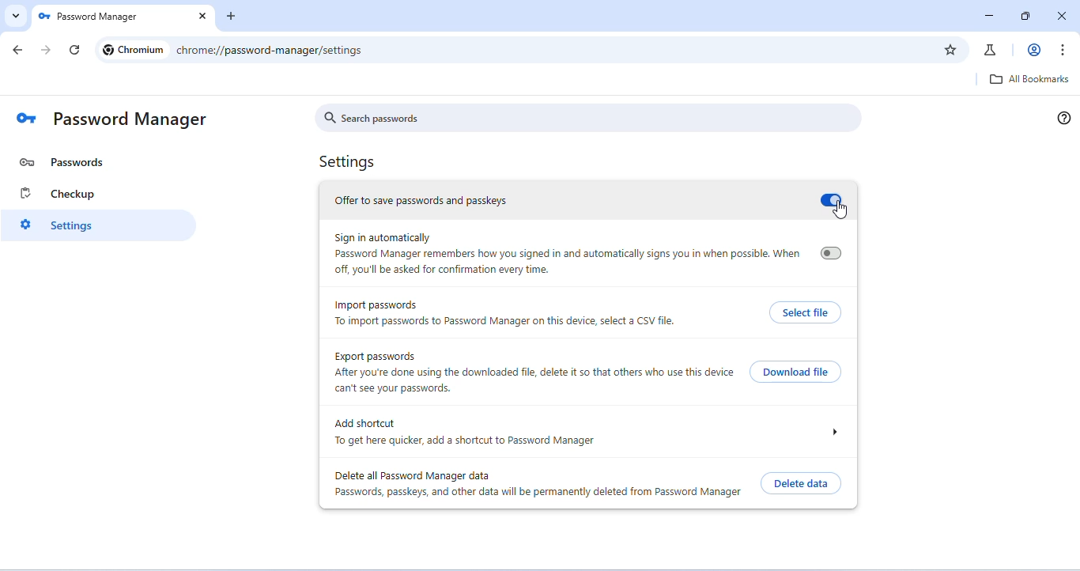 The height and width of the screenshot is (571, 1080). I want to click on drop down, so click(834, 431).